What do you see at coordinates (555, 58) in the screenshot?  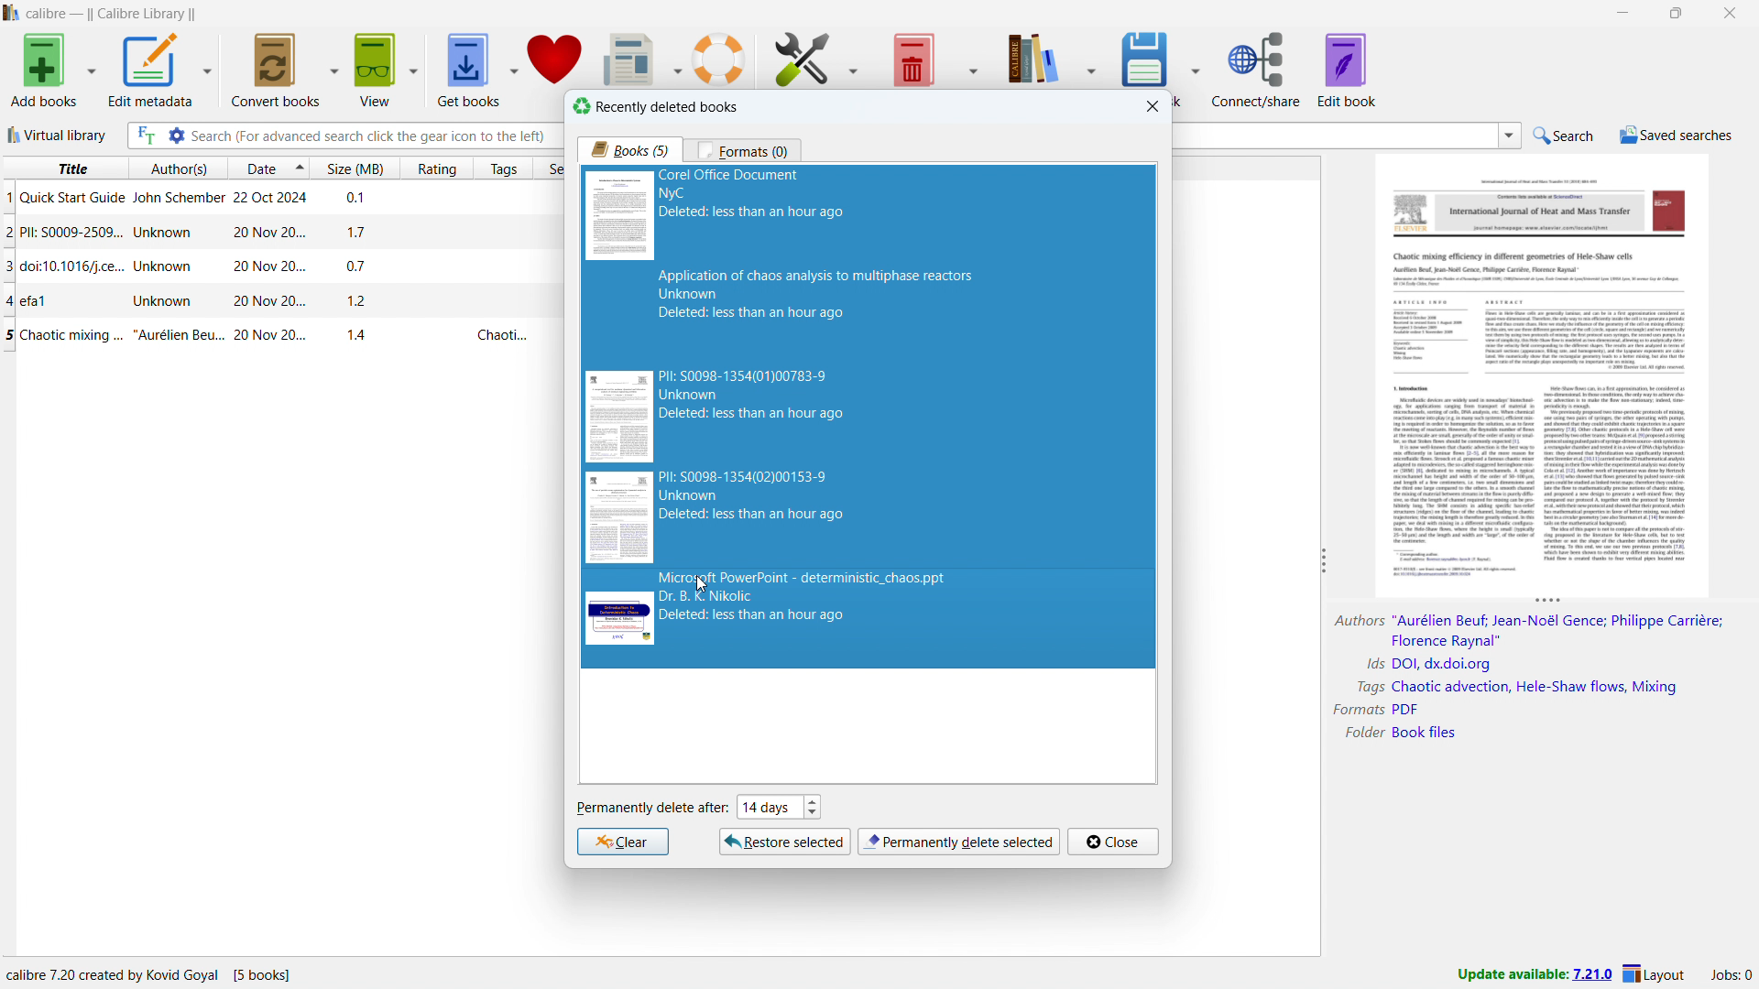 I see `donate to calibre` at bounding box center [555, 58].